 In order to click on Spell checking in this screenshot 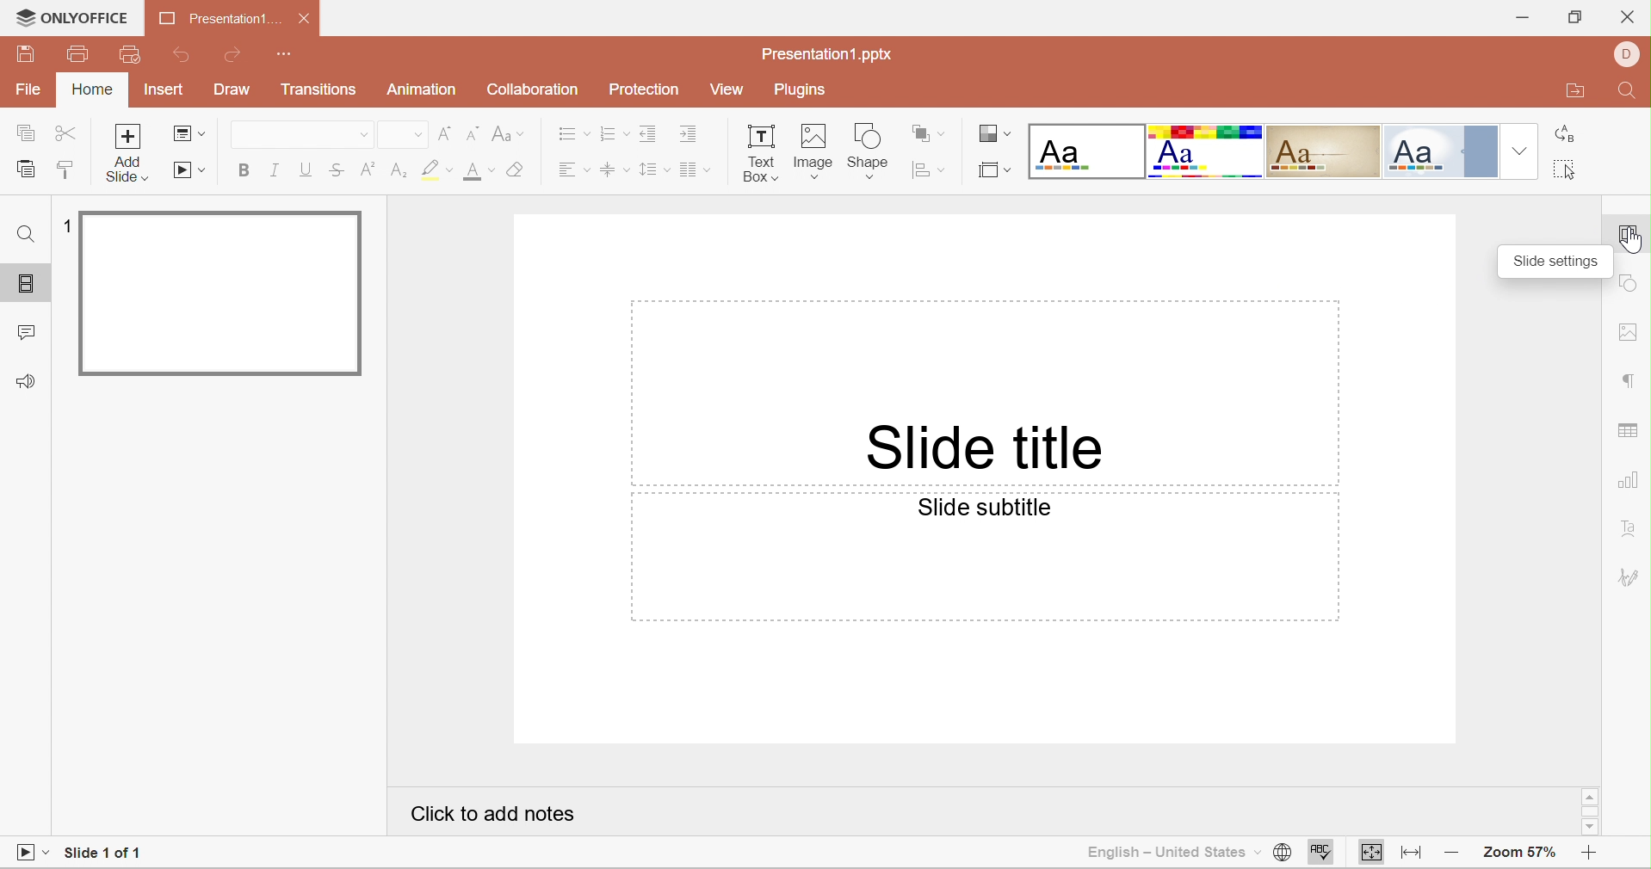, I will do `click(1321, 854)`.